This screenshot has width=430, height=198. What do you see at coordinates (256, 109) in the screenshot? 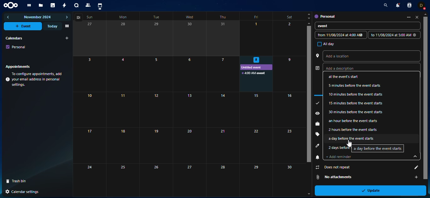
I see `15` at bounding box center [256, 109].